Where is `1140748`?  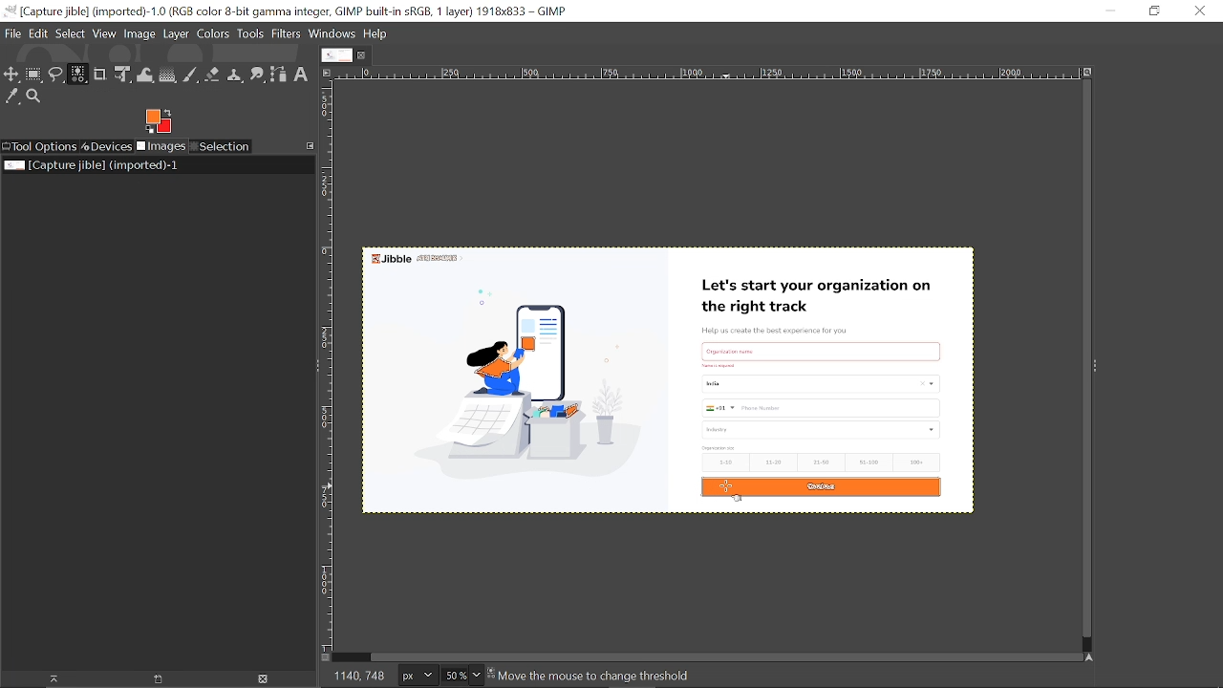
1140748 is located at coordinates (361, 673).